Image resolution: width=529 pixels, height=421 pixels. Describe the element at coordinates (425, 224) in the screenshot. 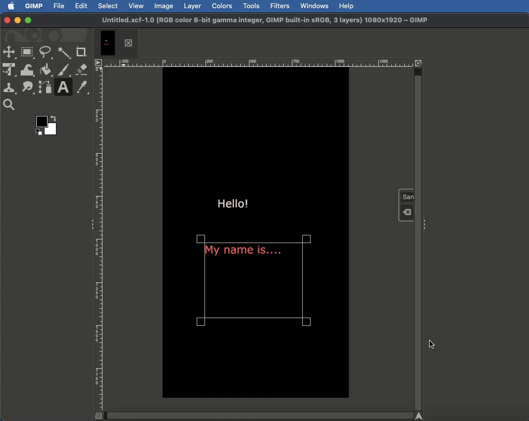

I see `Options` at that location.